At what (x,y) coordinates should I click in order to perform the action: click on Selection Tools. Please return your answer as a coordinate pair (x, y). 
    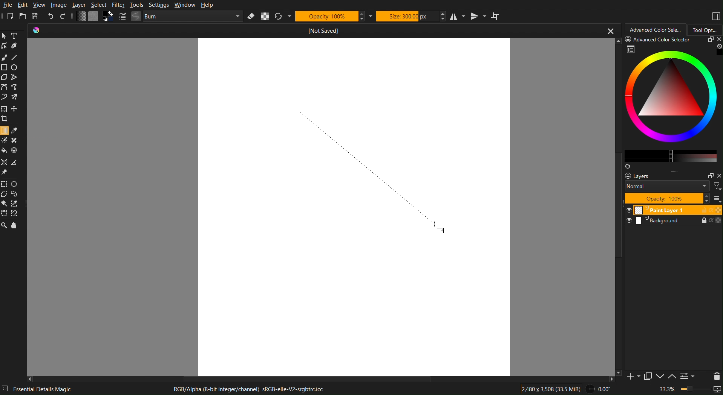
    Looking at the image, I should click on (13, 198).